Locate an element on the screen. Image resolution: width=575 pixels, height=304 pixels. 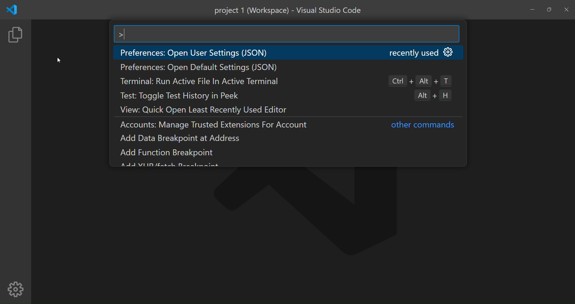
title is located at coordinates (288, 10).